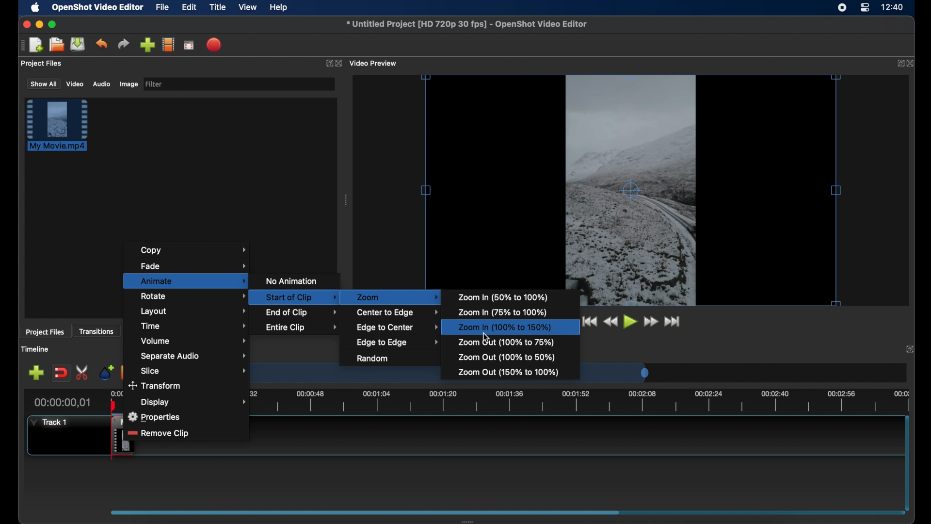 Image resolution: width=931 pixels, height=524 pixels. Describe the element at coordinates (194, 356) in the screenshot. I see `separate audio menu` at that location.